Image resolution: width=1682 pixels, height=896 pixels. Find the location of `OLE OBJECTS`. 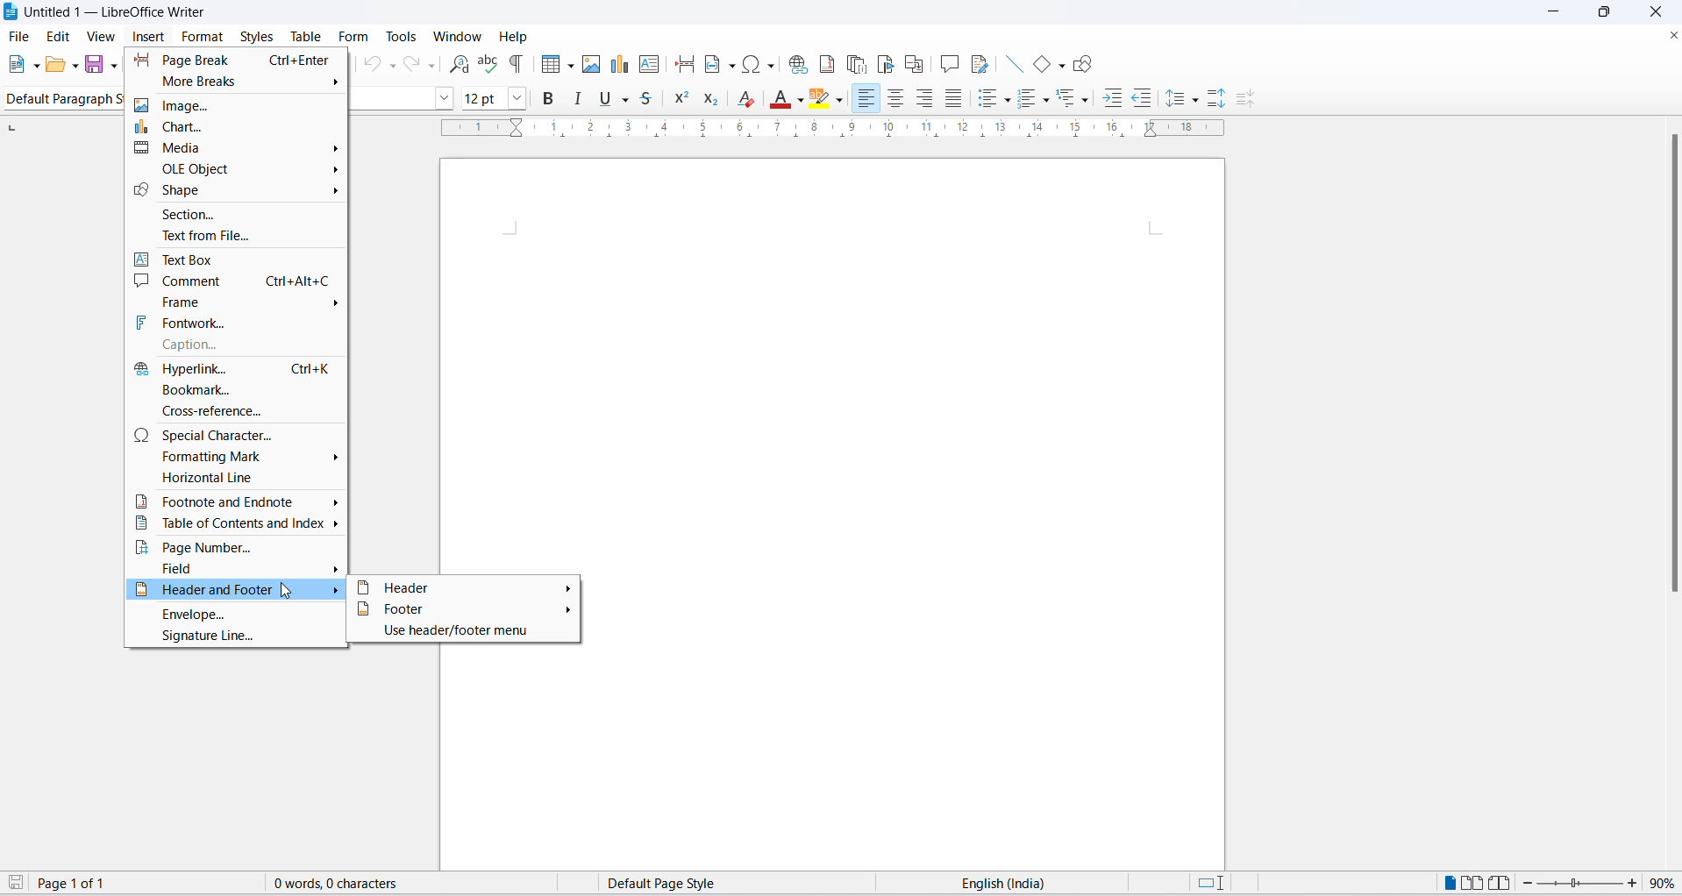

OLE OBJECTS is located at coordinates (245, 170).